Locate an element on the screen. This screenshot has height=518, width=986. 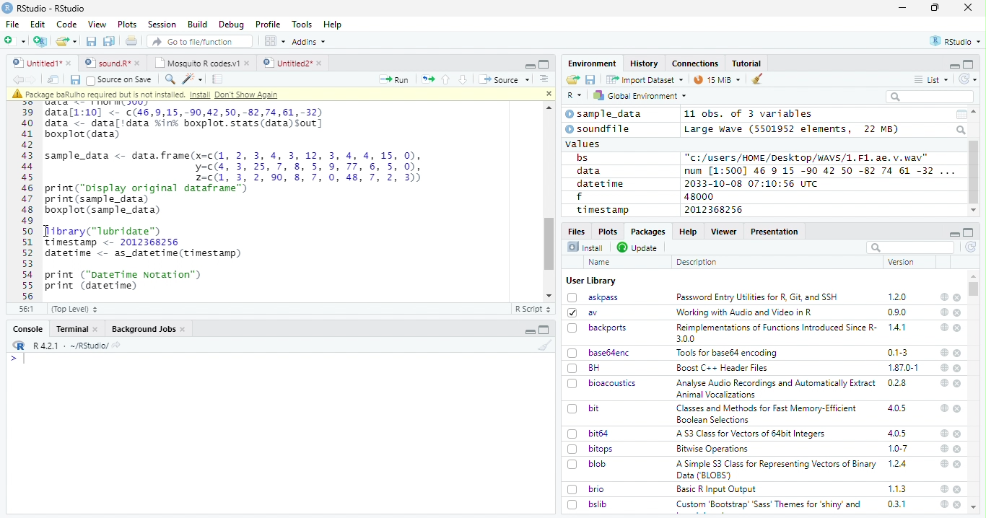
Source on Save is located at coordinates (118, 79).